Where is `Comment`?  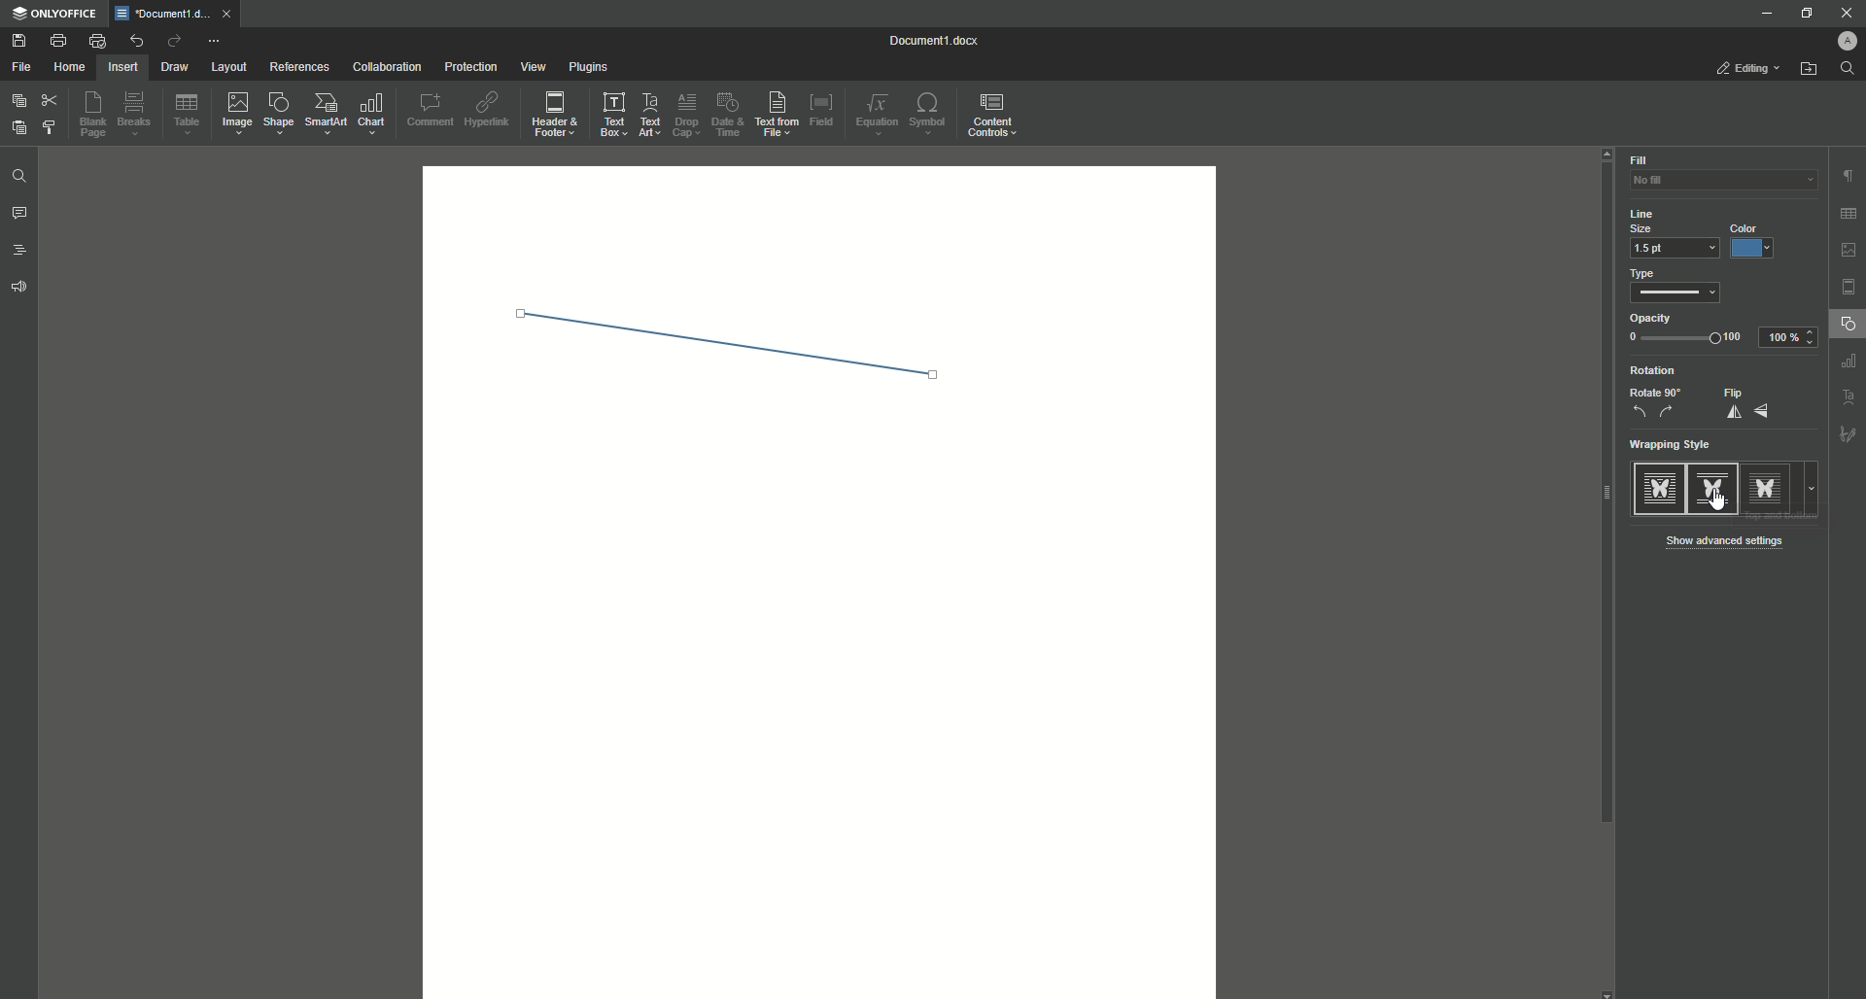
Comment is located at coordinates (430, 109).